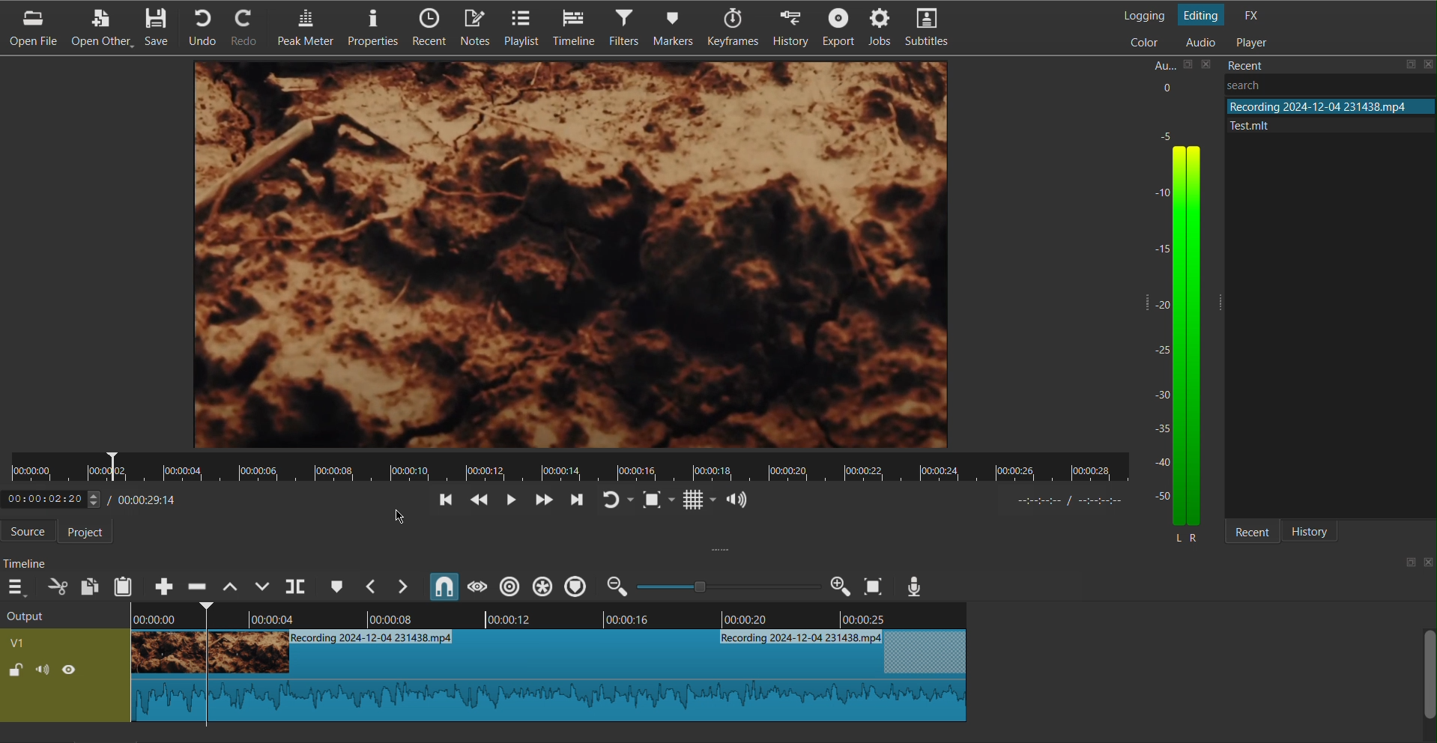 This screenshot has height=743, width=1437. I want to click on Timestamp, so click(143, 500).